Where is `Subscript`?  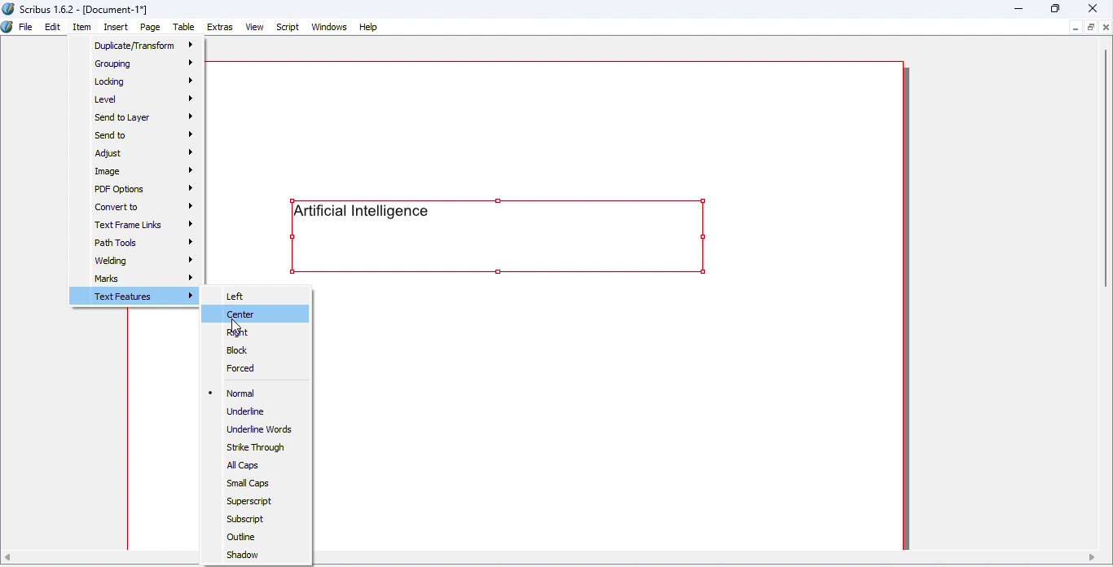
Subscript is located at coordinates (246, 521).